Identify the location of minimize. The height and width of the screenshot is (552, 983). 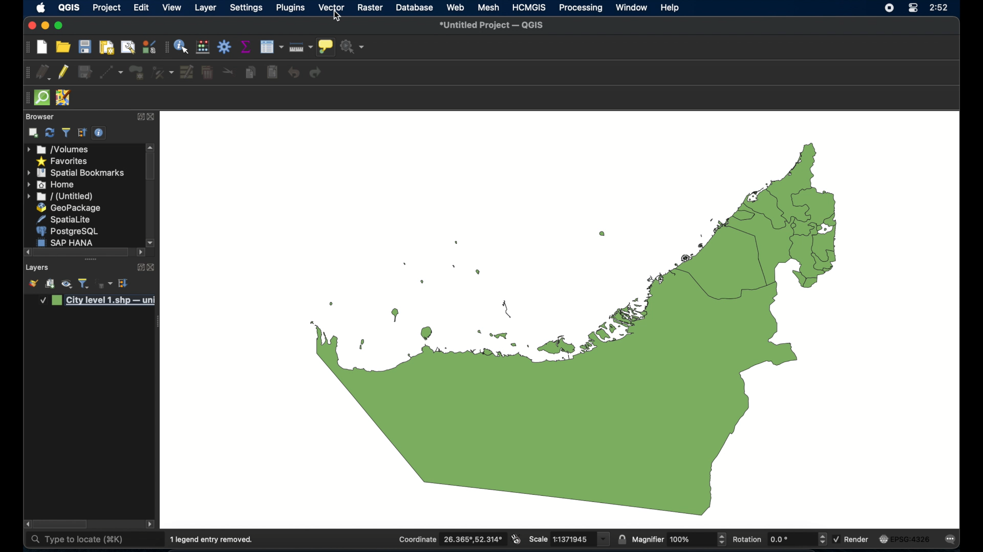
(44, 26).